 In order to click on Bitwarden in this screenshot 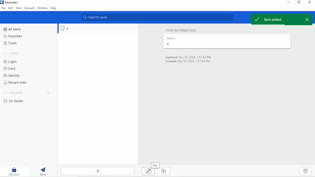, I will do `click(10, 2)`.